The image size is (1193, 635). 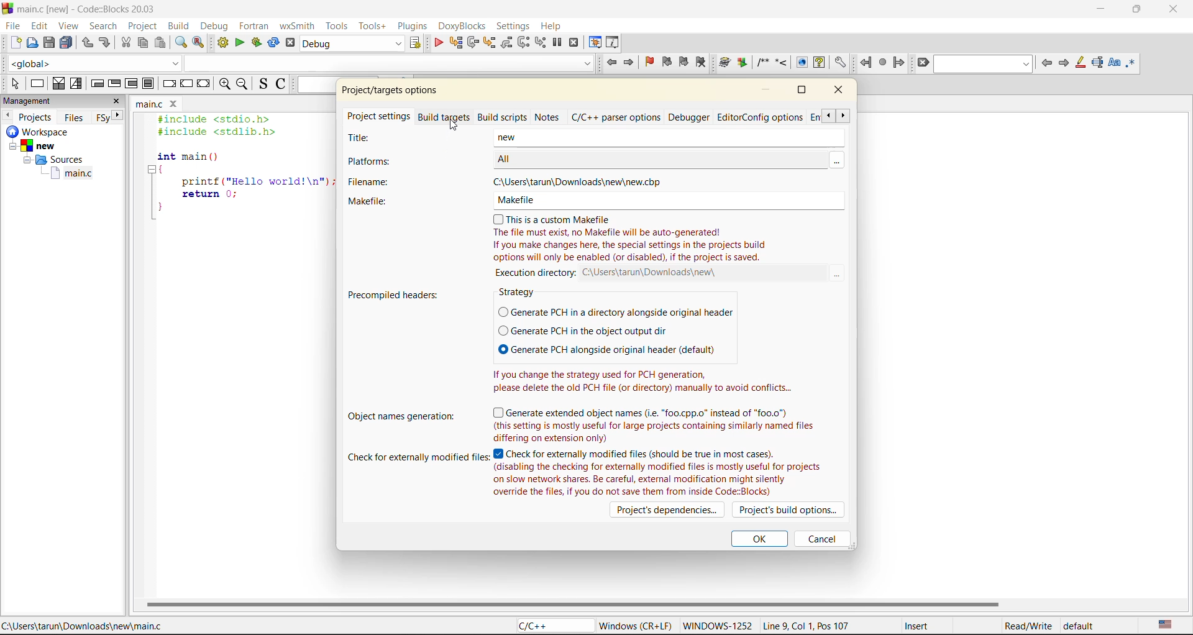 What do you see at coordinates (639, 180) in the screenshot?
I see `‘C:\Users\tarun\Downloads\new\new.cbp` at bounding box center [639, 180].